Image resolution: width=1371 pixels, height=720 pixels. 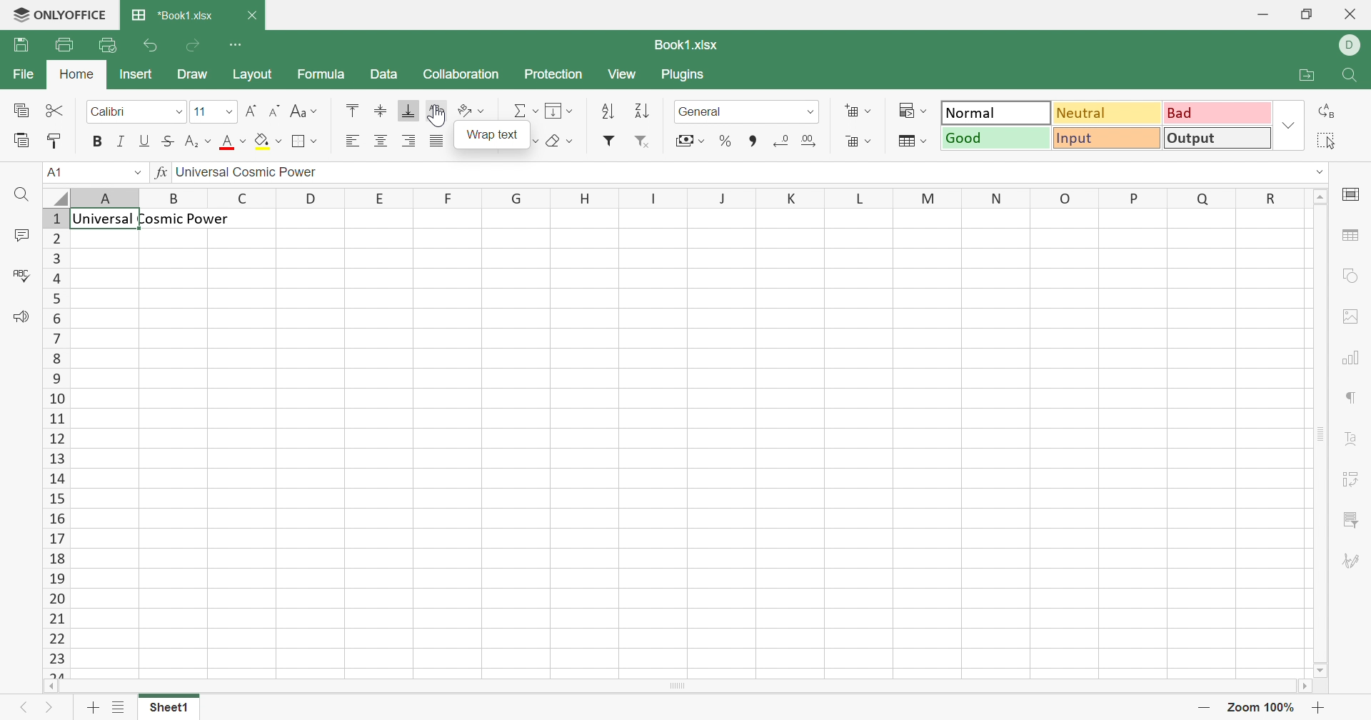 What do you see at coordinates (130, 173) in the screenshot?
I see `Drop Down` at bounding box center [130, 173].